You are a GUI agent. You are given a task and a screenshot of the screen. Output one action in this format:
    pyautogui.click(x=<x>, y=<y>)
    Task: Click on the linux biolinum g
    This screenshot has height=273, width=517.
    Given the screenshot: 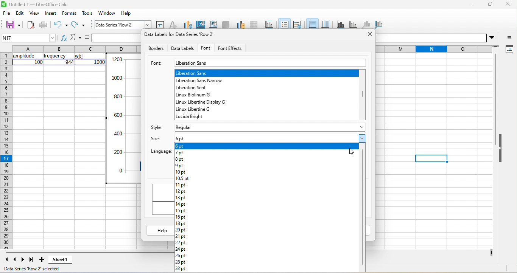 What is the action you would take?
    pyautogui.click(x=199, y=95)
    